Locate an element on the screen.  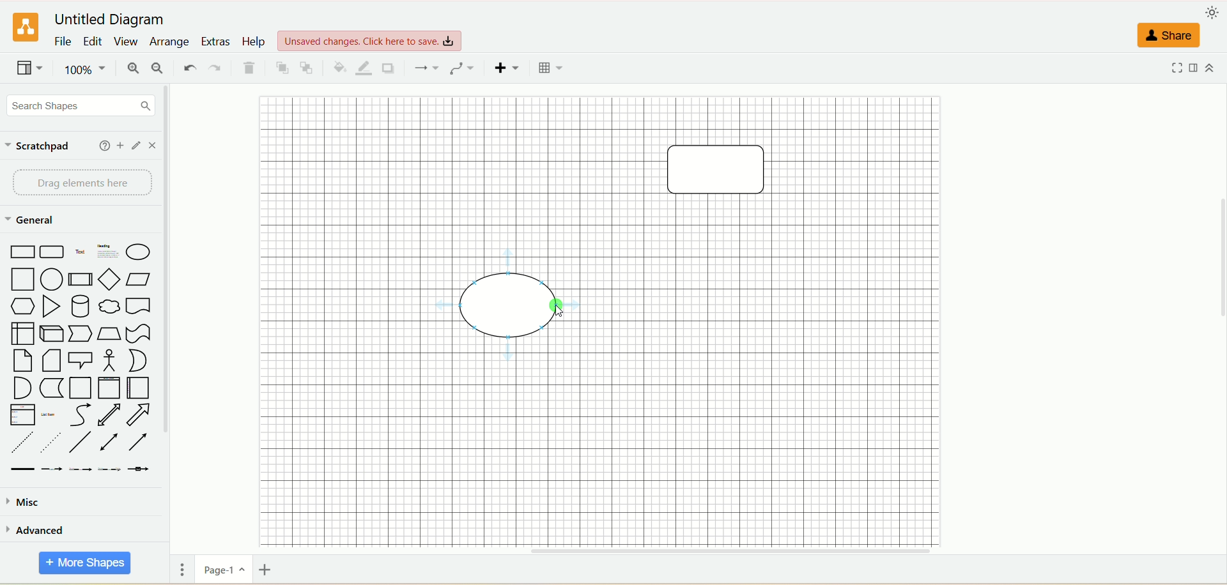
drag element here is located at coordinates (81, 184).